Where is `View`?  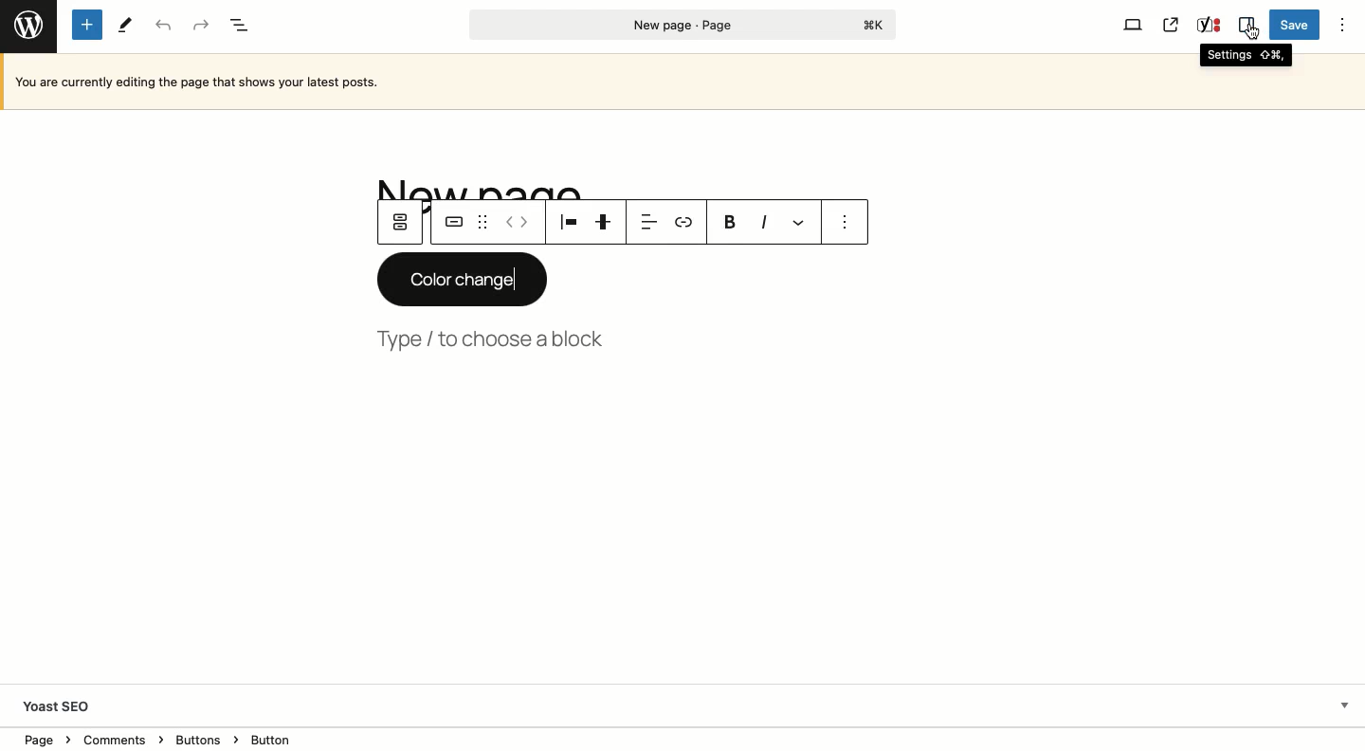 View is located at coordinates (1133, 25).